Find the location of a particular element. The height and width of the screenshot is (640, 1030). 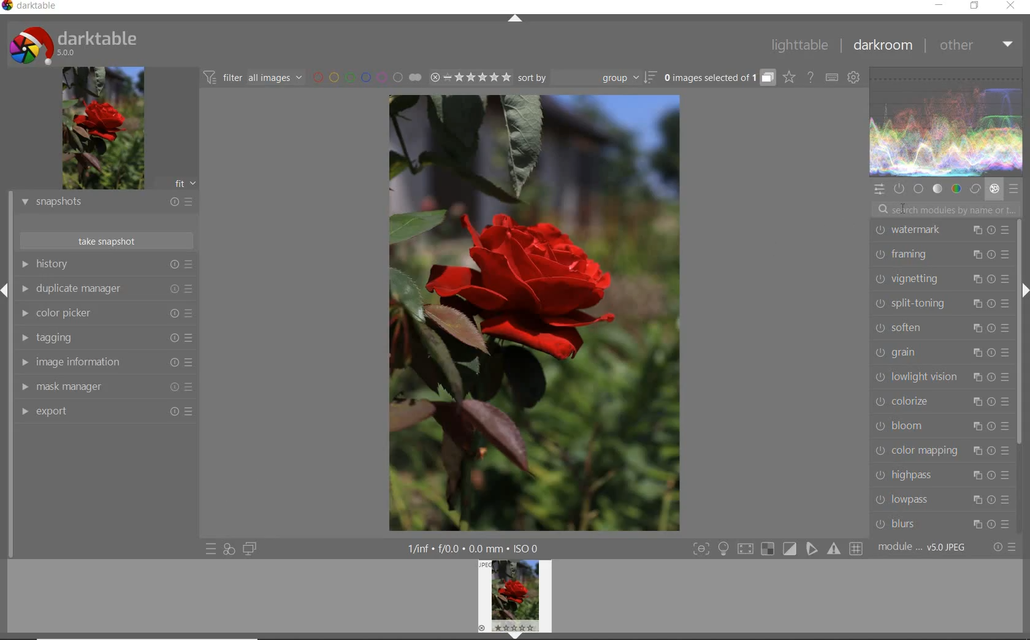

export is located at coordinates (106, 413).